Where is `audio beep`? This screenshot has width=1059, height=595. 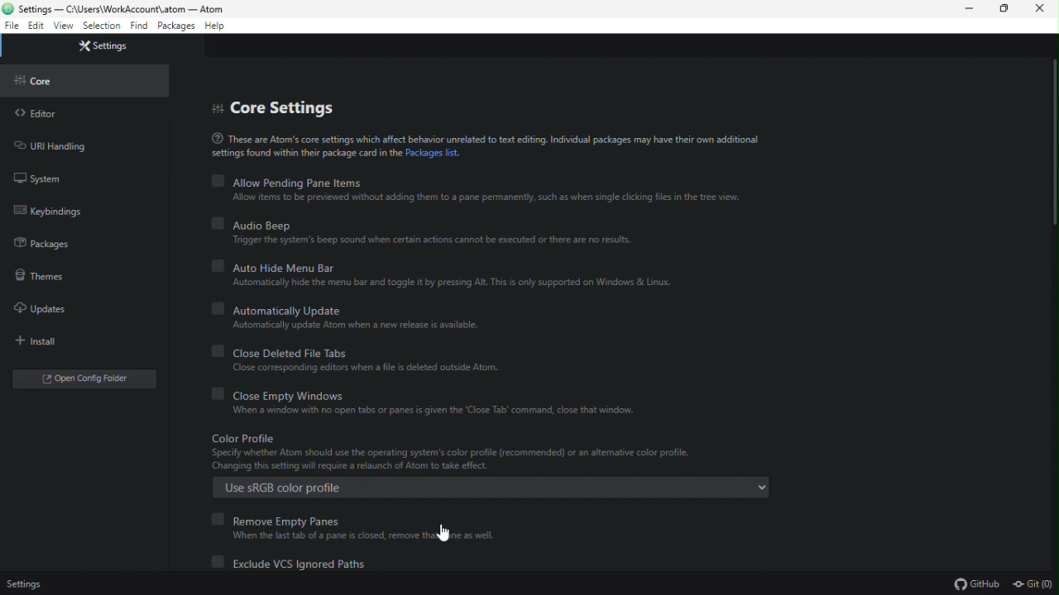 audio beep is located at coordinates (422, 231).